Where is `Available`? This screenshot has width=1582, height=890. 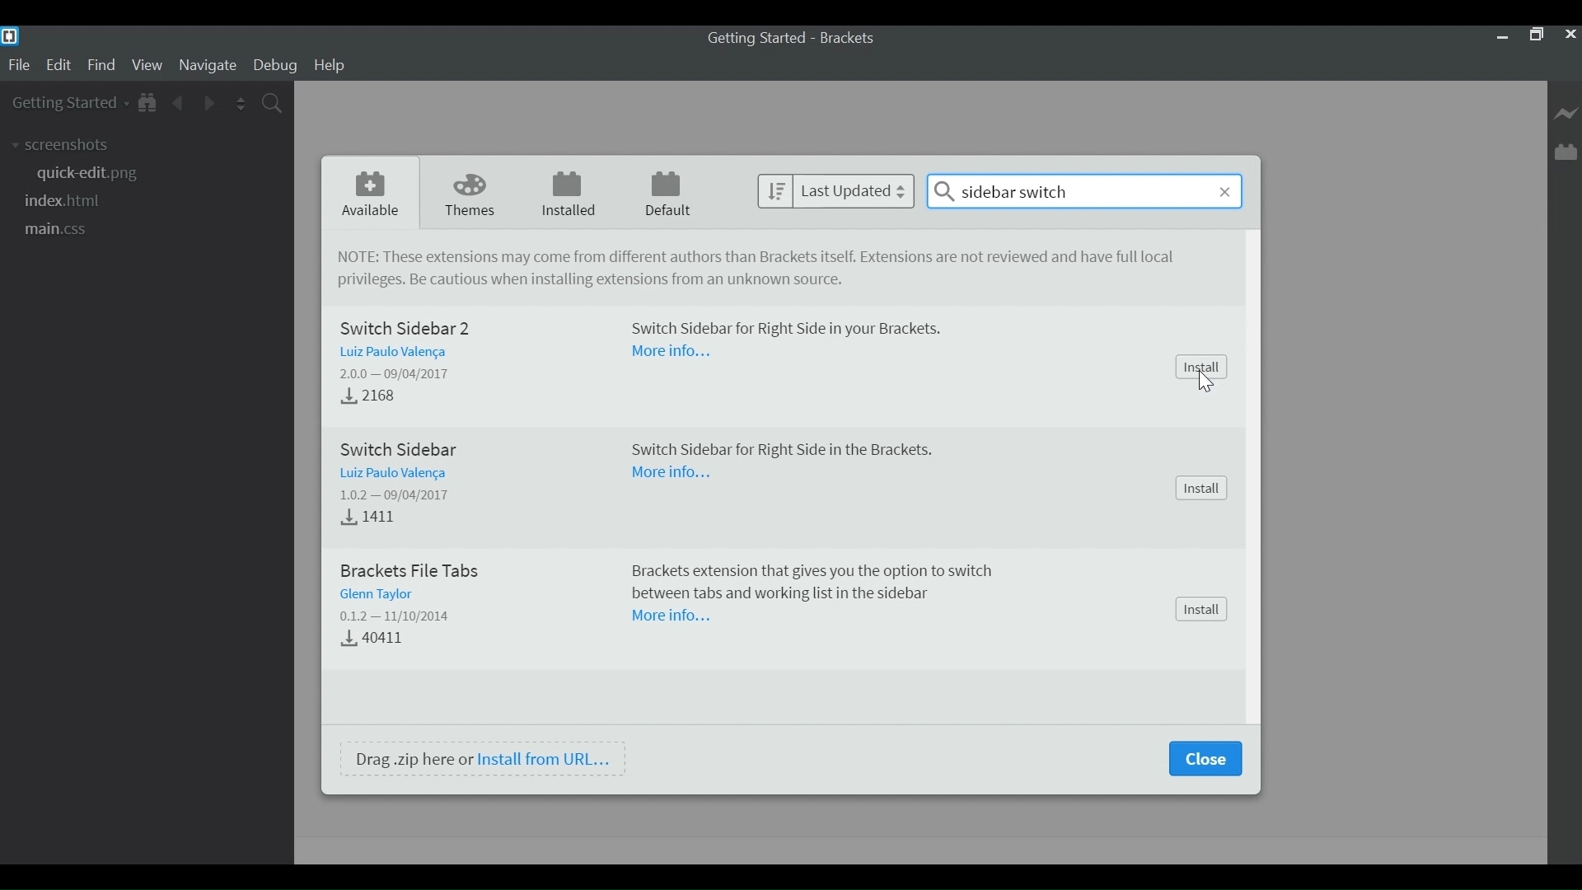
Available is located at coordinates (372, 194).